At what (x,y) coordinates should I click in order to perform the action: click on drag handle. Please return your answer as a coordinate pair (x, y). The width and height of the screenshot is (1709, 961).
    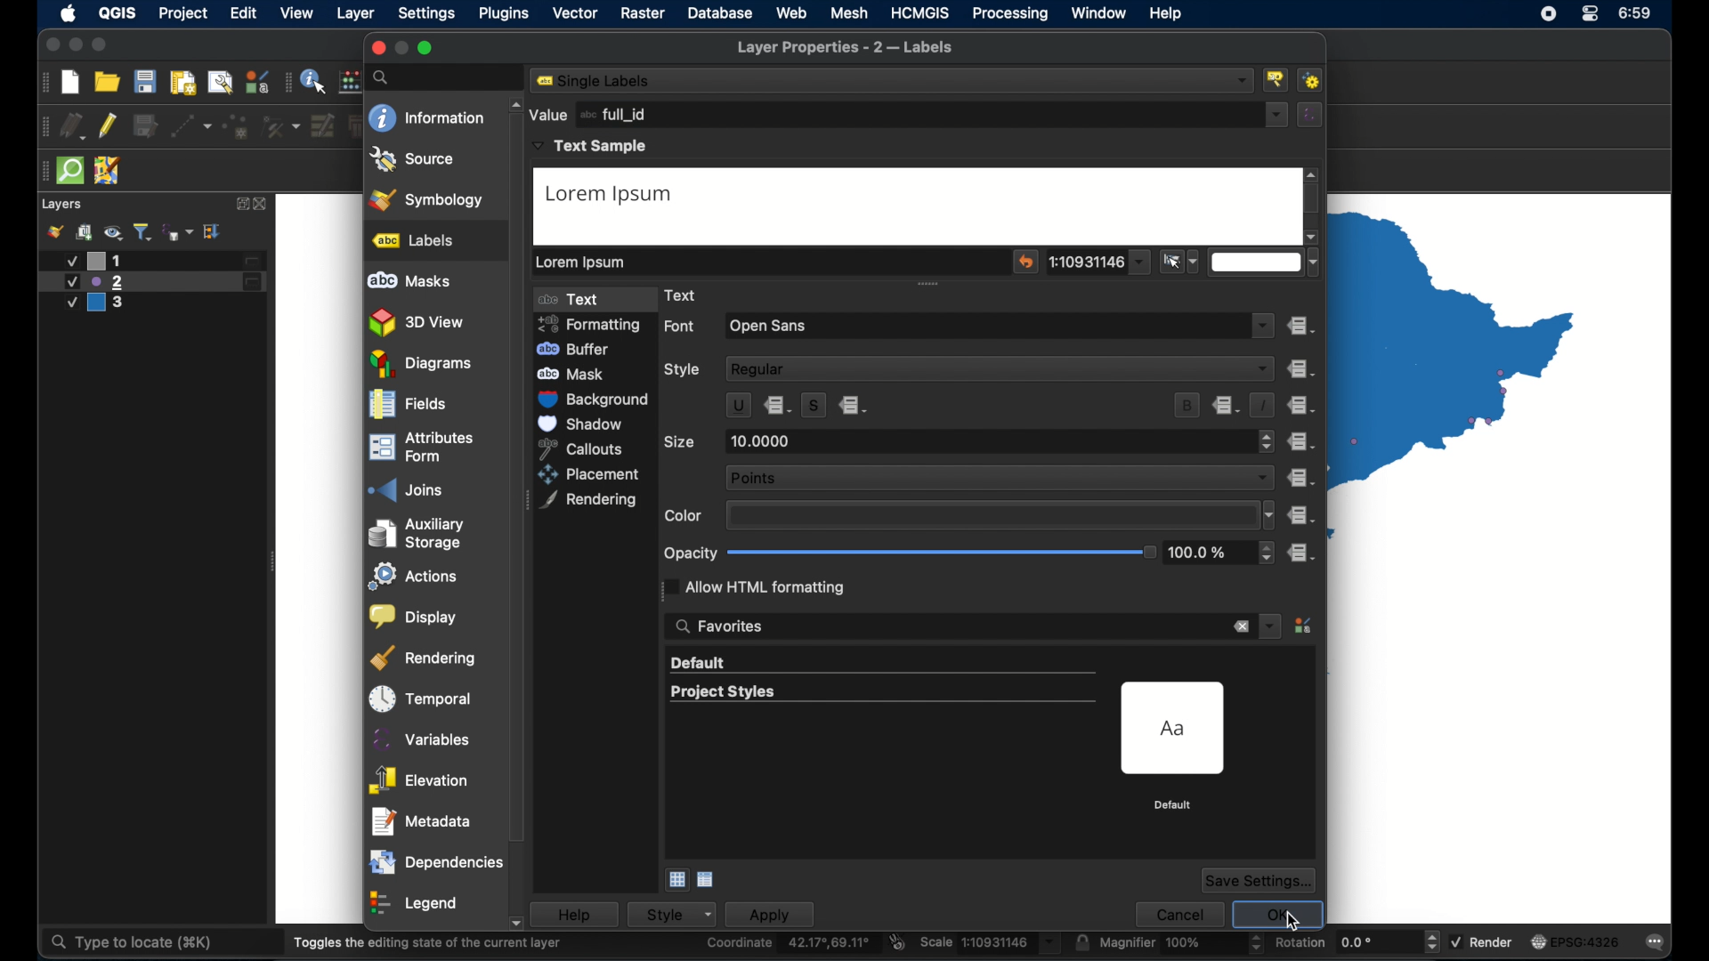
    Looking at the image, I should click on (42, 126).